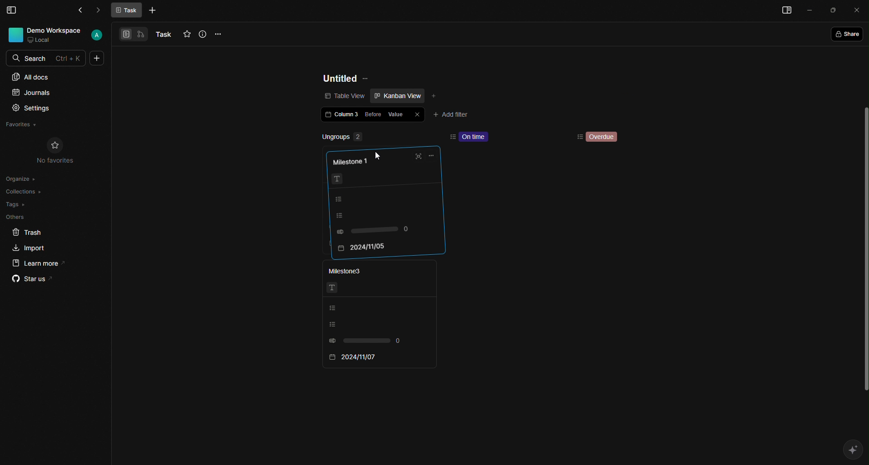  Describe the element at coordinates (373, 114) in the screenshot. I see `Before` at that location.